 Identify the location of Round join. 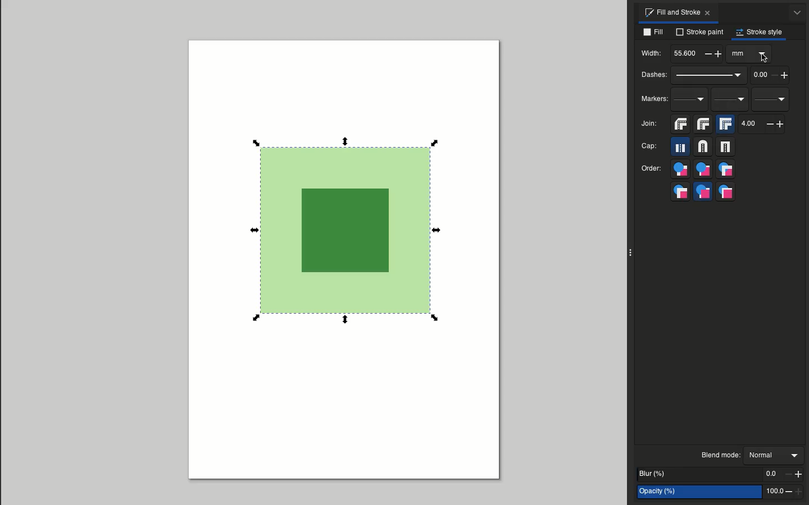
(705, 125).